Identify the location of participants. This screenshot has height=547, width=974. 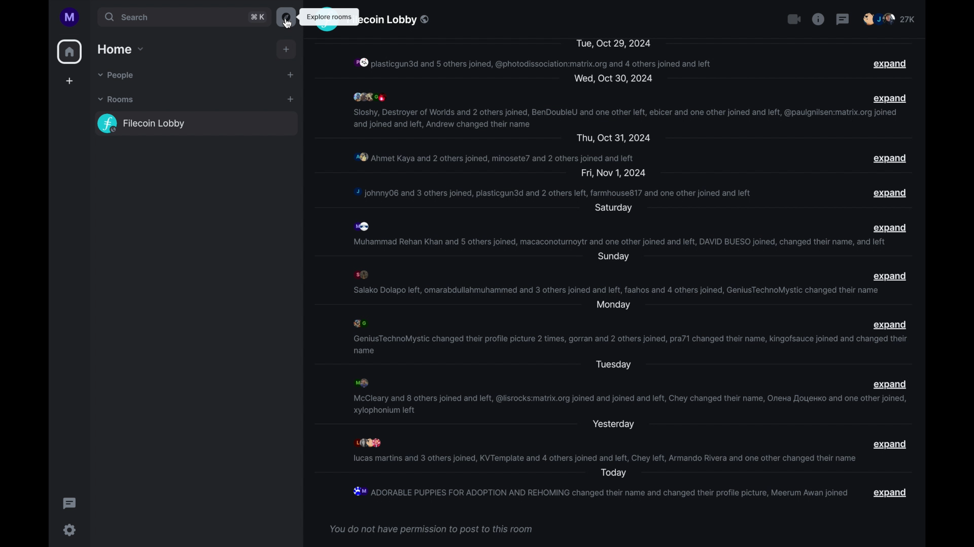
(363, 275).